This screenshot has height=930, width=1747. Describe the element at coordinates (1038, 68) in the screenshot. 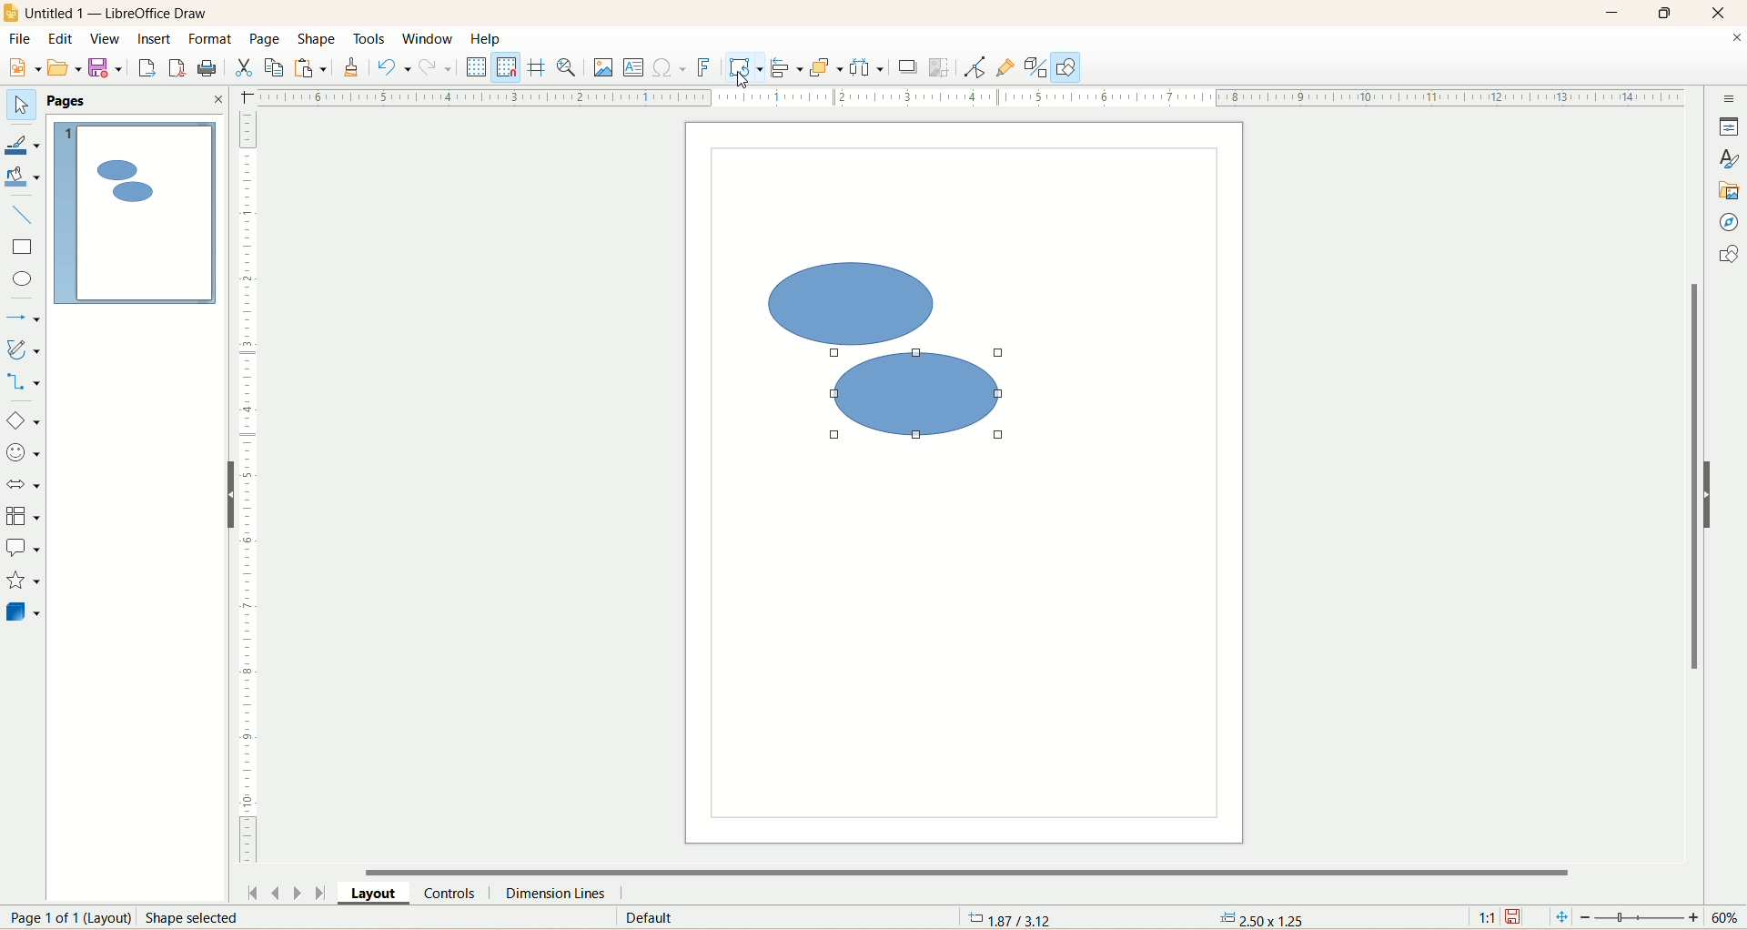

I see `toggle extrusion` at that location.